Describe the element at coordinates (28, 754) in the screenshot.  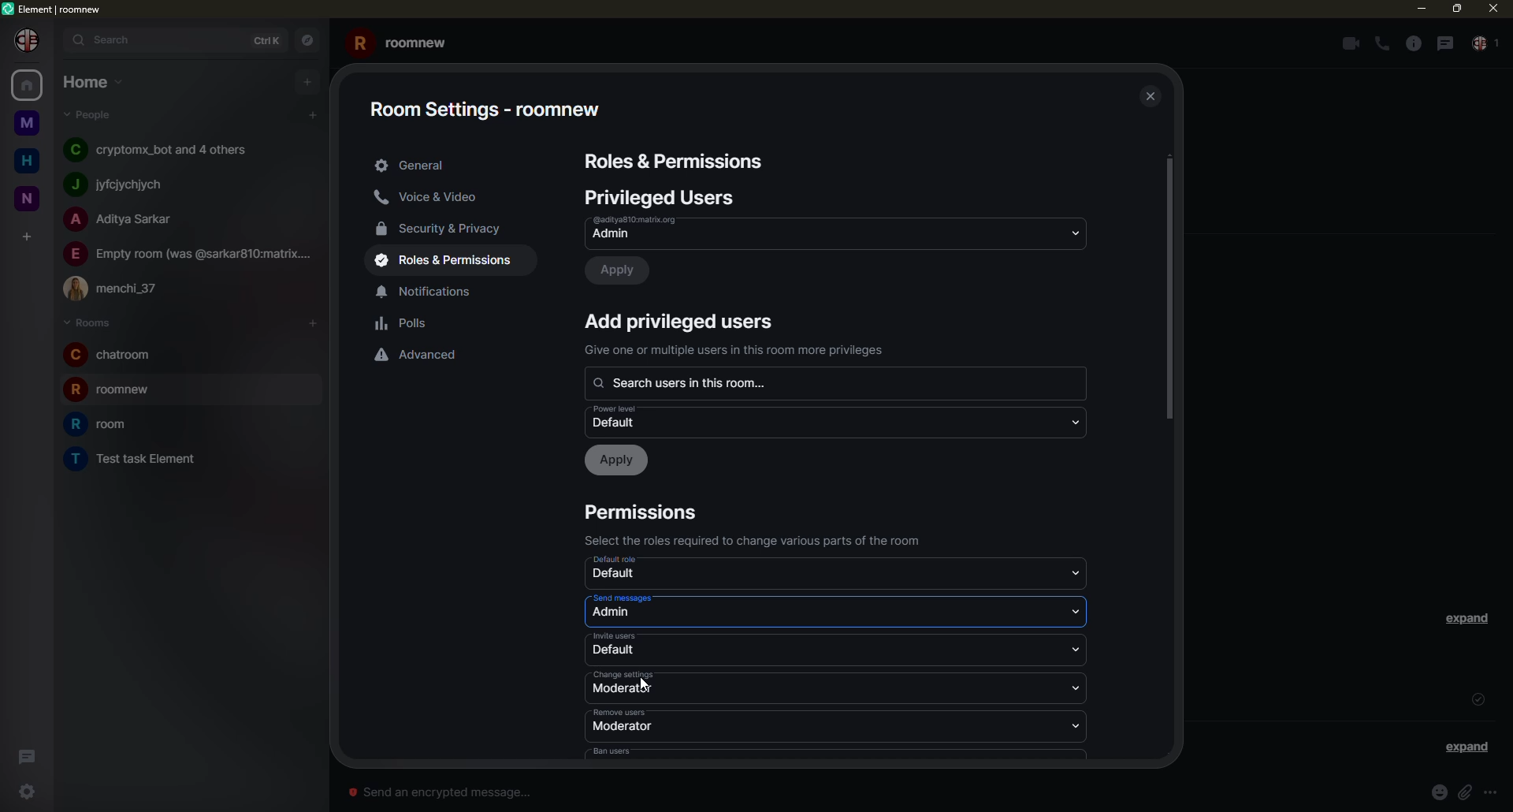
I see `threads` at that location.